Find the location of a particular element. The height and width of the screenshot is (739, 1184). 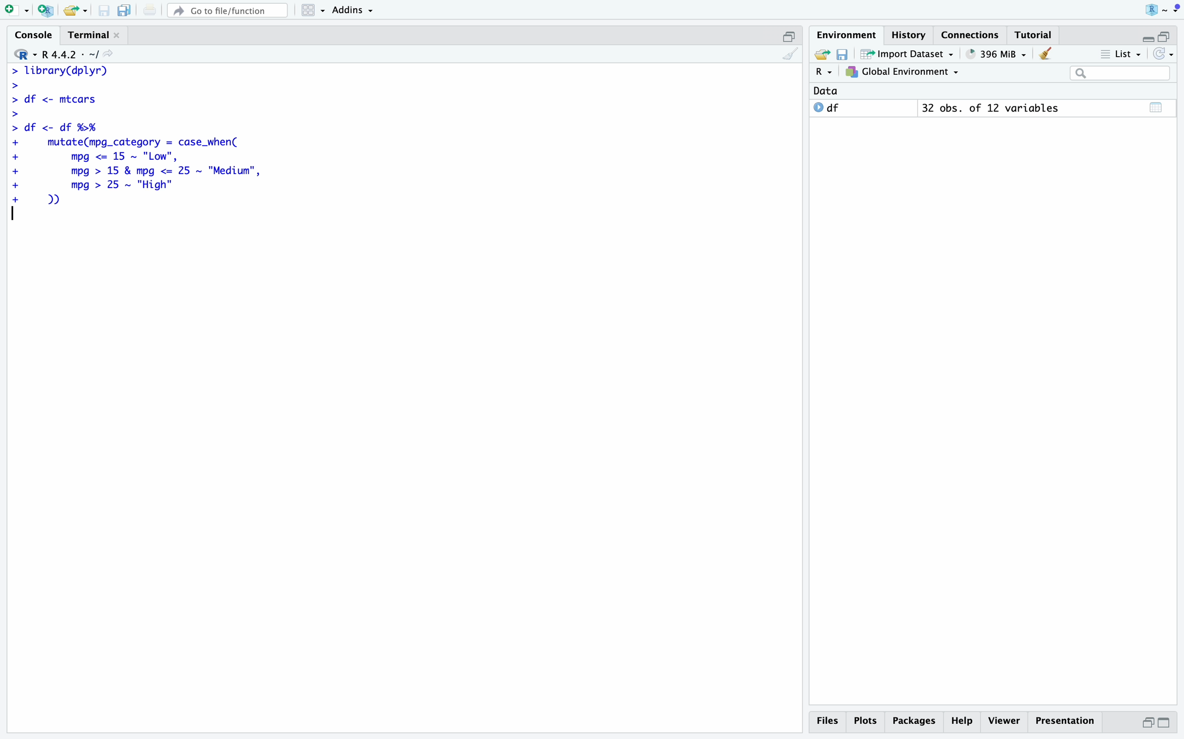

copy is located at coordinates (126, 11).